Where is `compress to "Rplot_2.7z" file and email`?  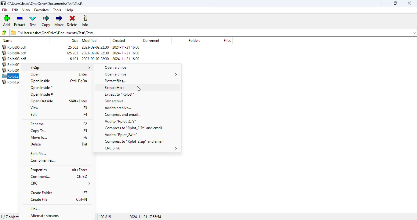
compress to "Rplot_2.7z" file and email is located at coordinates (134, 128).